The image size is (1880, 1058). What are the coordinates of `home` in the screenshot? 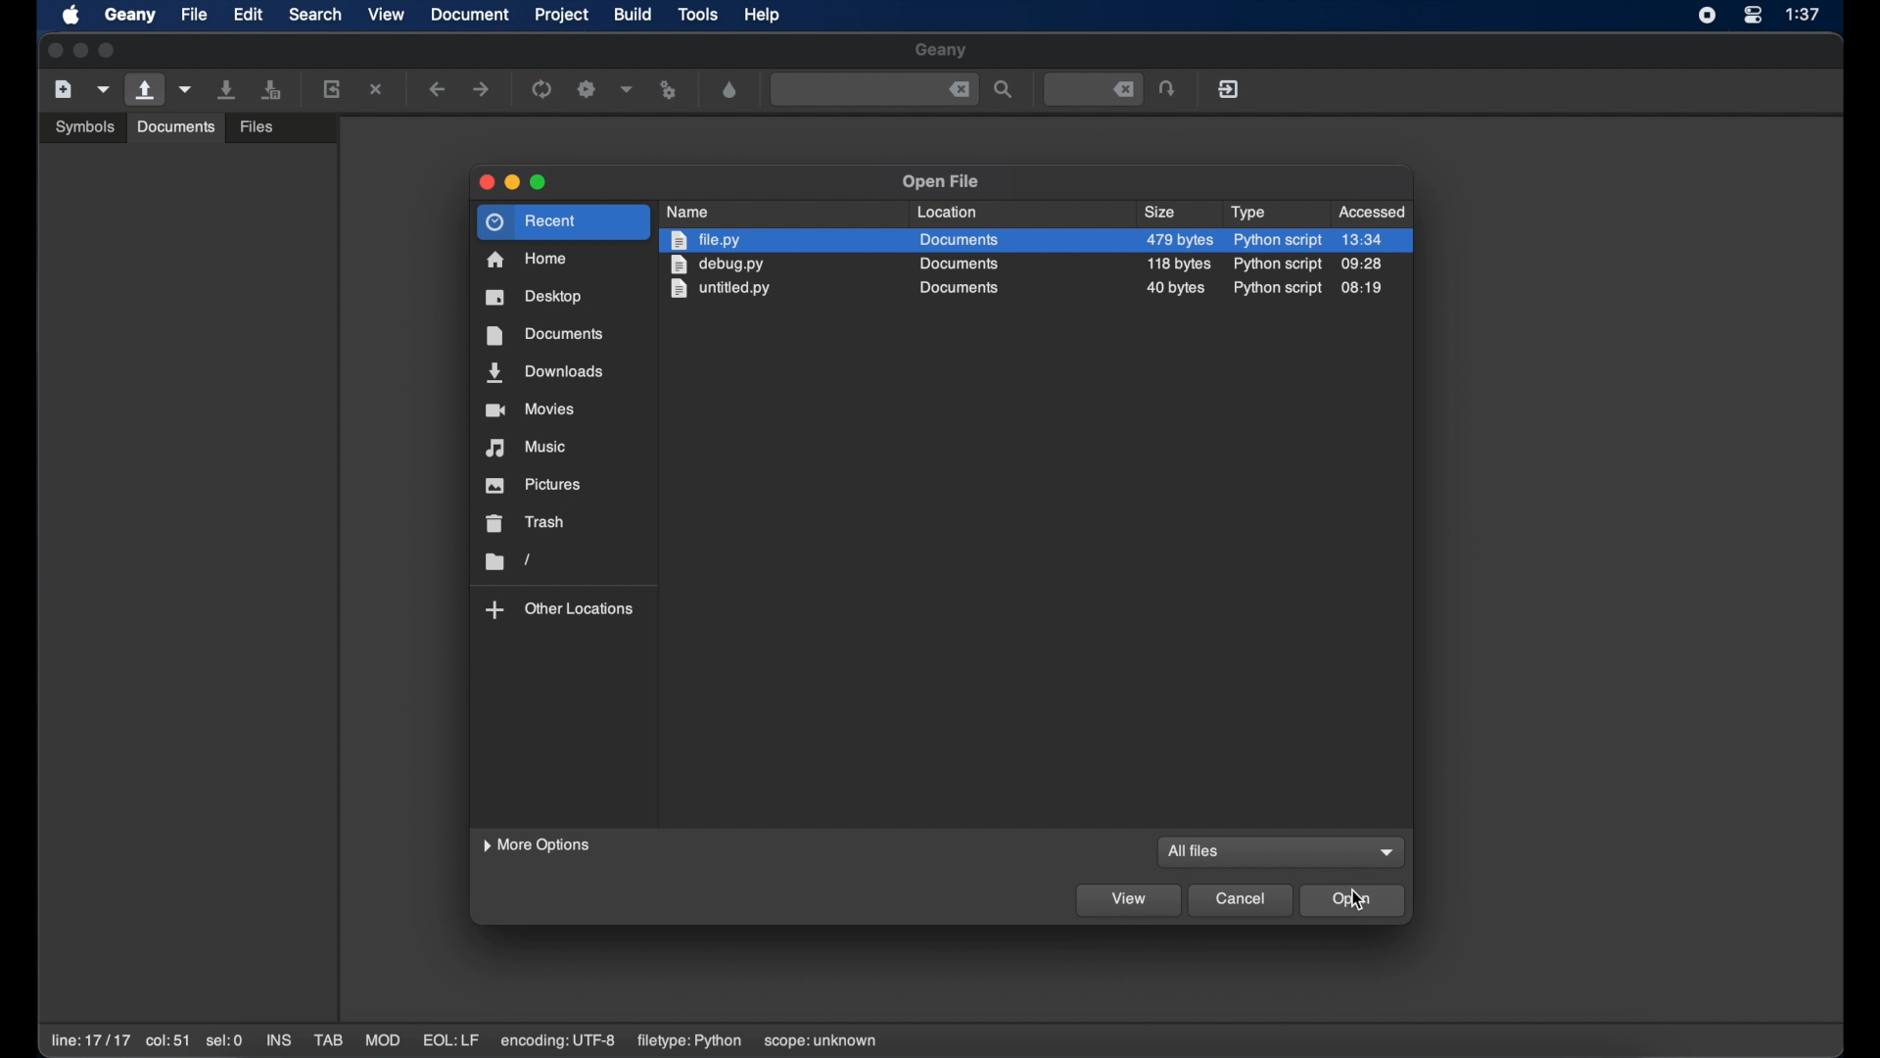 It's located at (528, 260).